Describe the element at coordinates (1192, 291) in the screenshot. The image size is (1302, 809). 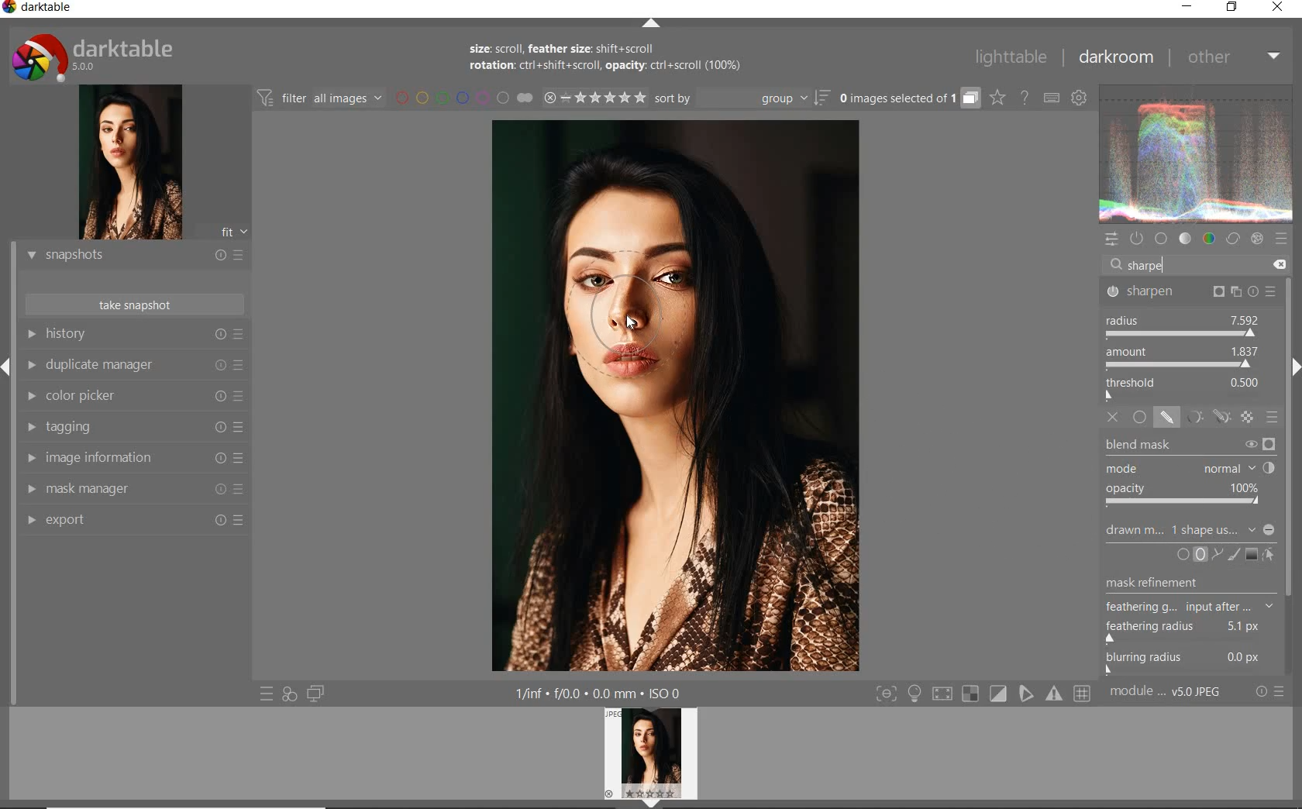
I see `SHARPEN` at that location.